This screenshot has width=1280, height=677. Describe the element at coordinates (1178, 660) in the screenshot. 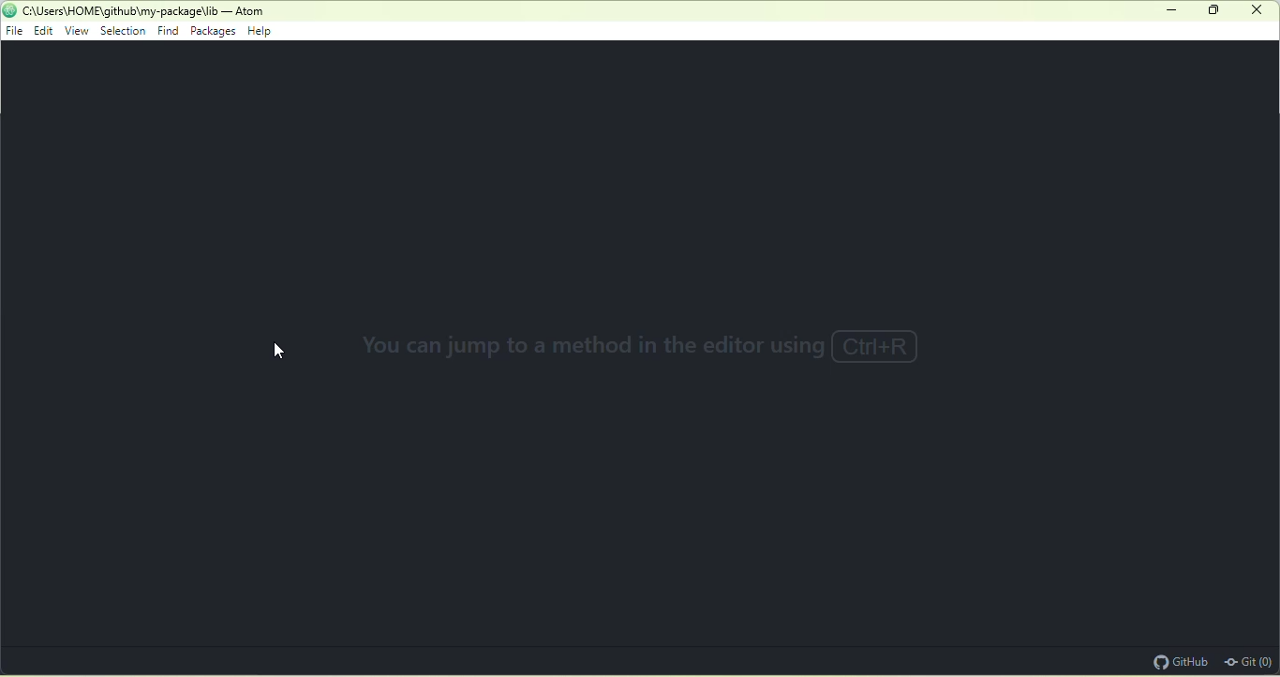

I see `github` at that location.